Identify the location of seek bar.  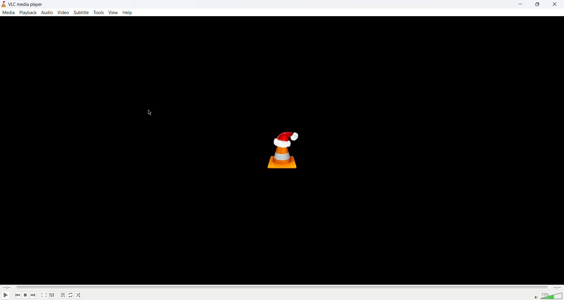
(282, 287).